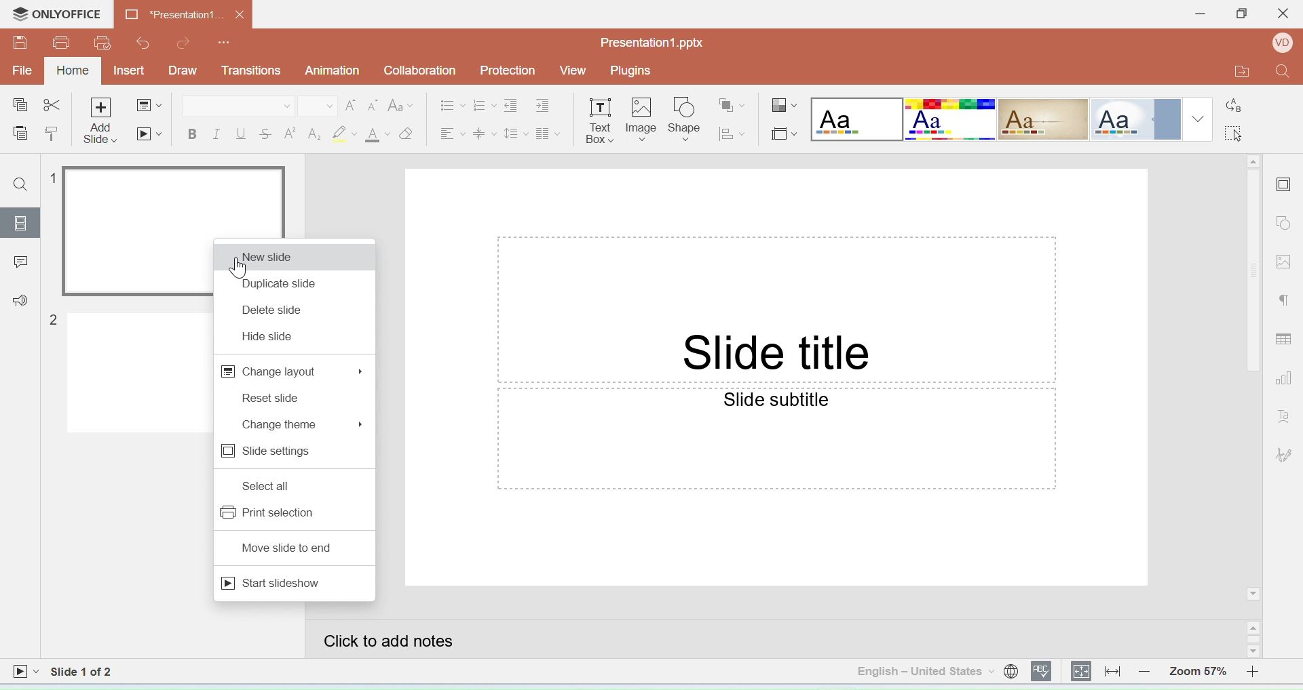 The image size is (1303, 690). Describe the element at coordinates (514, 104) in the screenshot. I see `Decrease indent` at that location.